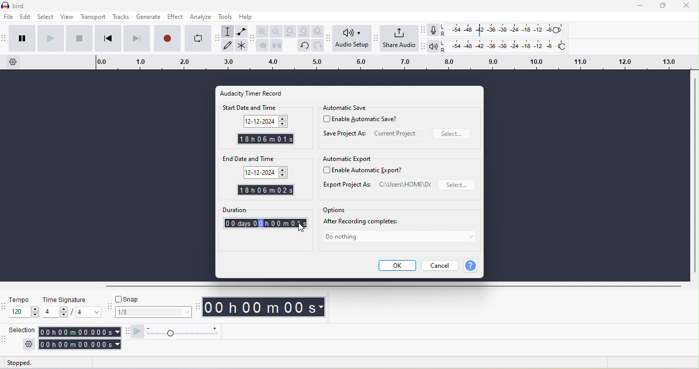 Image resolution: width=699 pixels, height=369 pixels. Describe the element at coordinates (397, 266) in the screenshot. I see `ok` at that location.